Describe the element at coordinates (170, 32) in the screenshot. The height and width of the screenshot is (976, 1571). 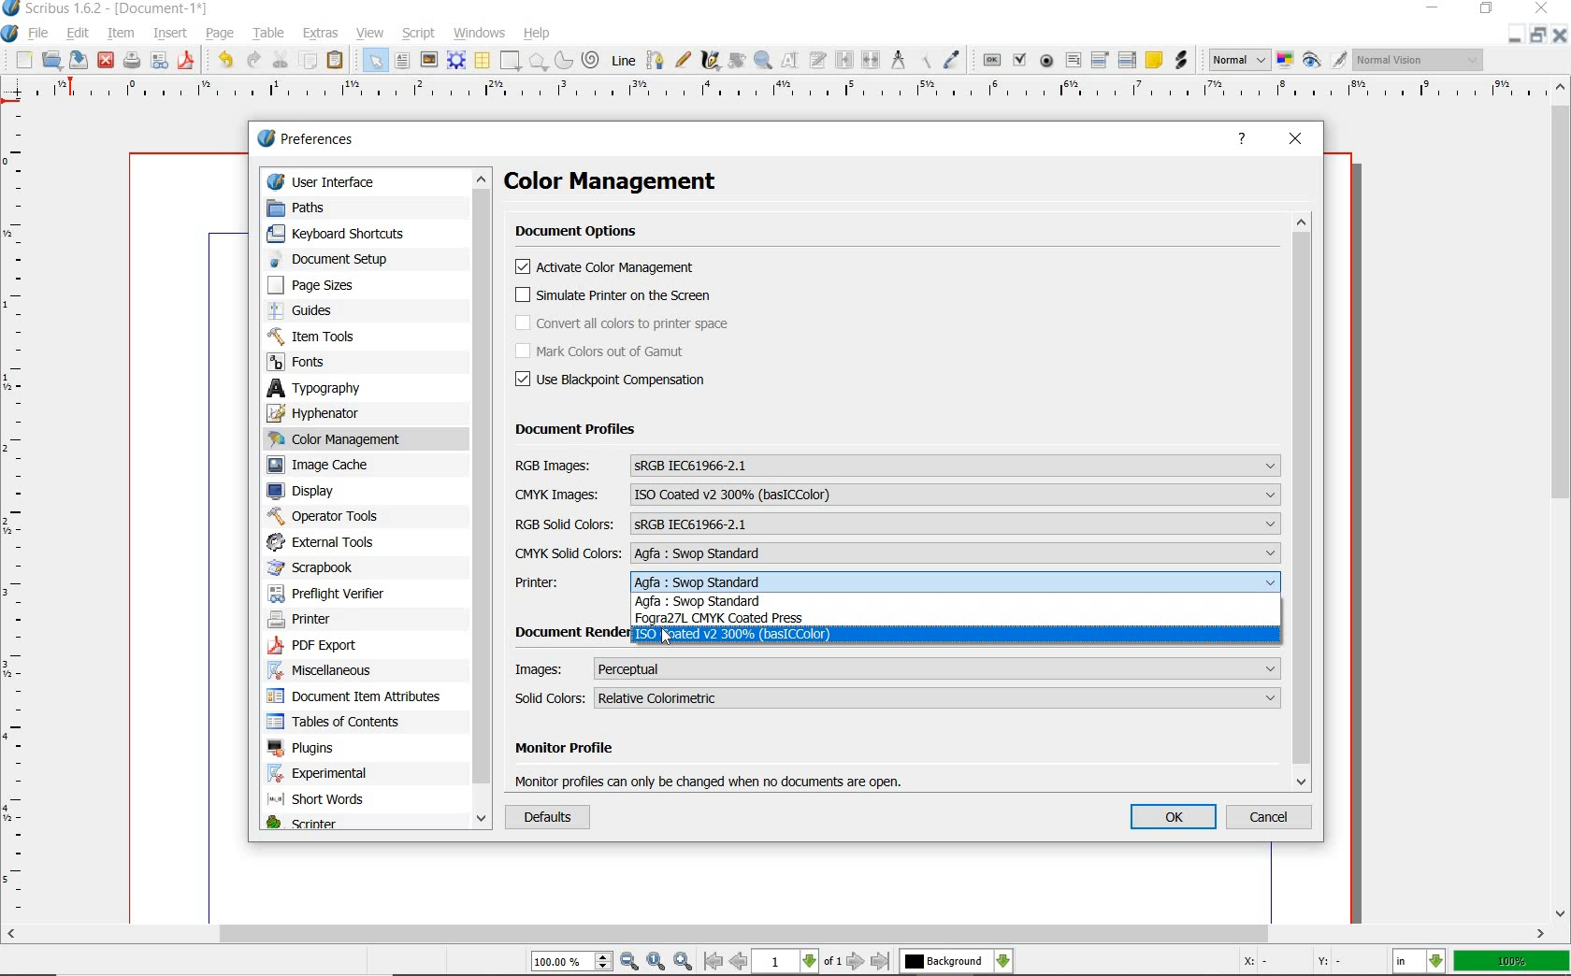
I see `insert` at that location.